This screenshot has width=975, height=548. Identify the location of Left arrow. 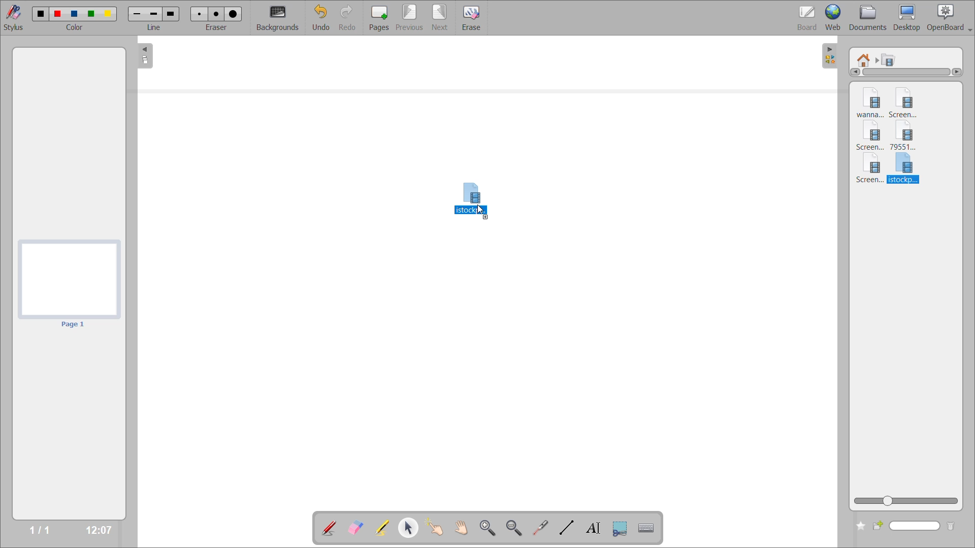
(851, 73).